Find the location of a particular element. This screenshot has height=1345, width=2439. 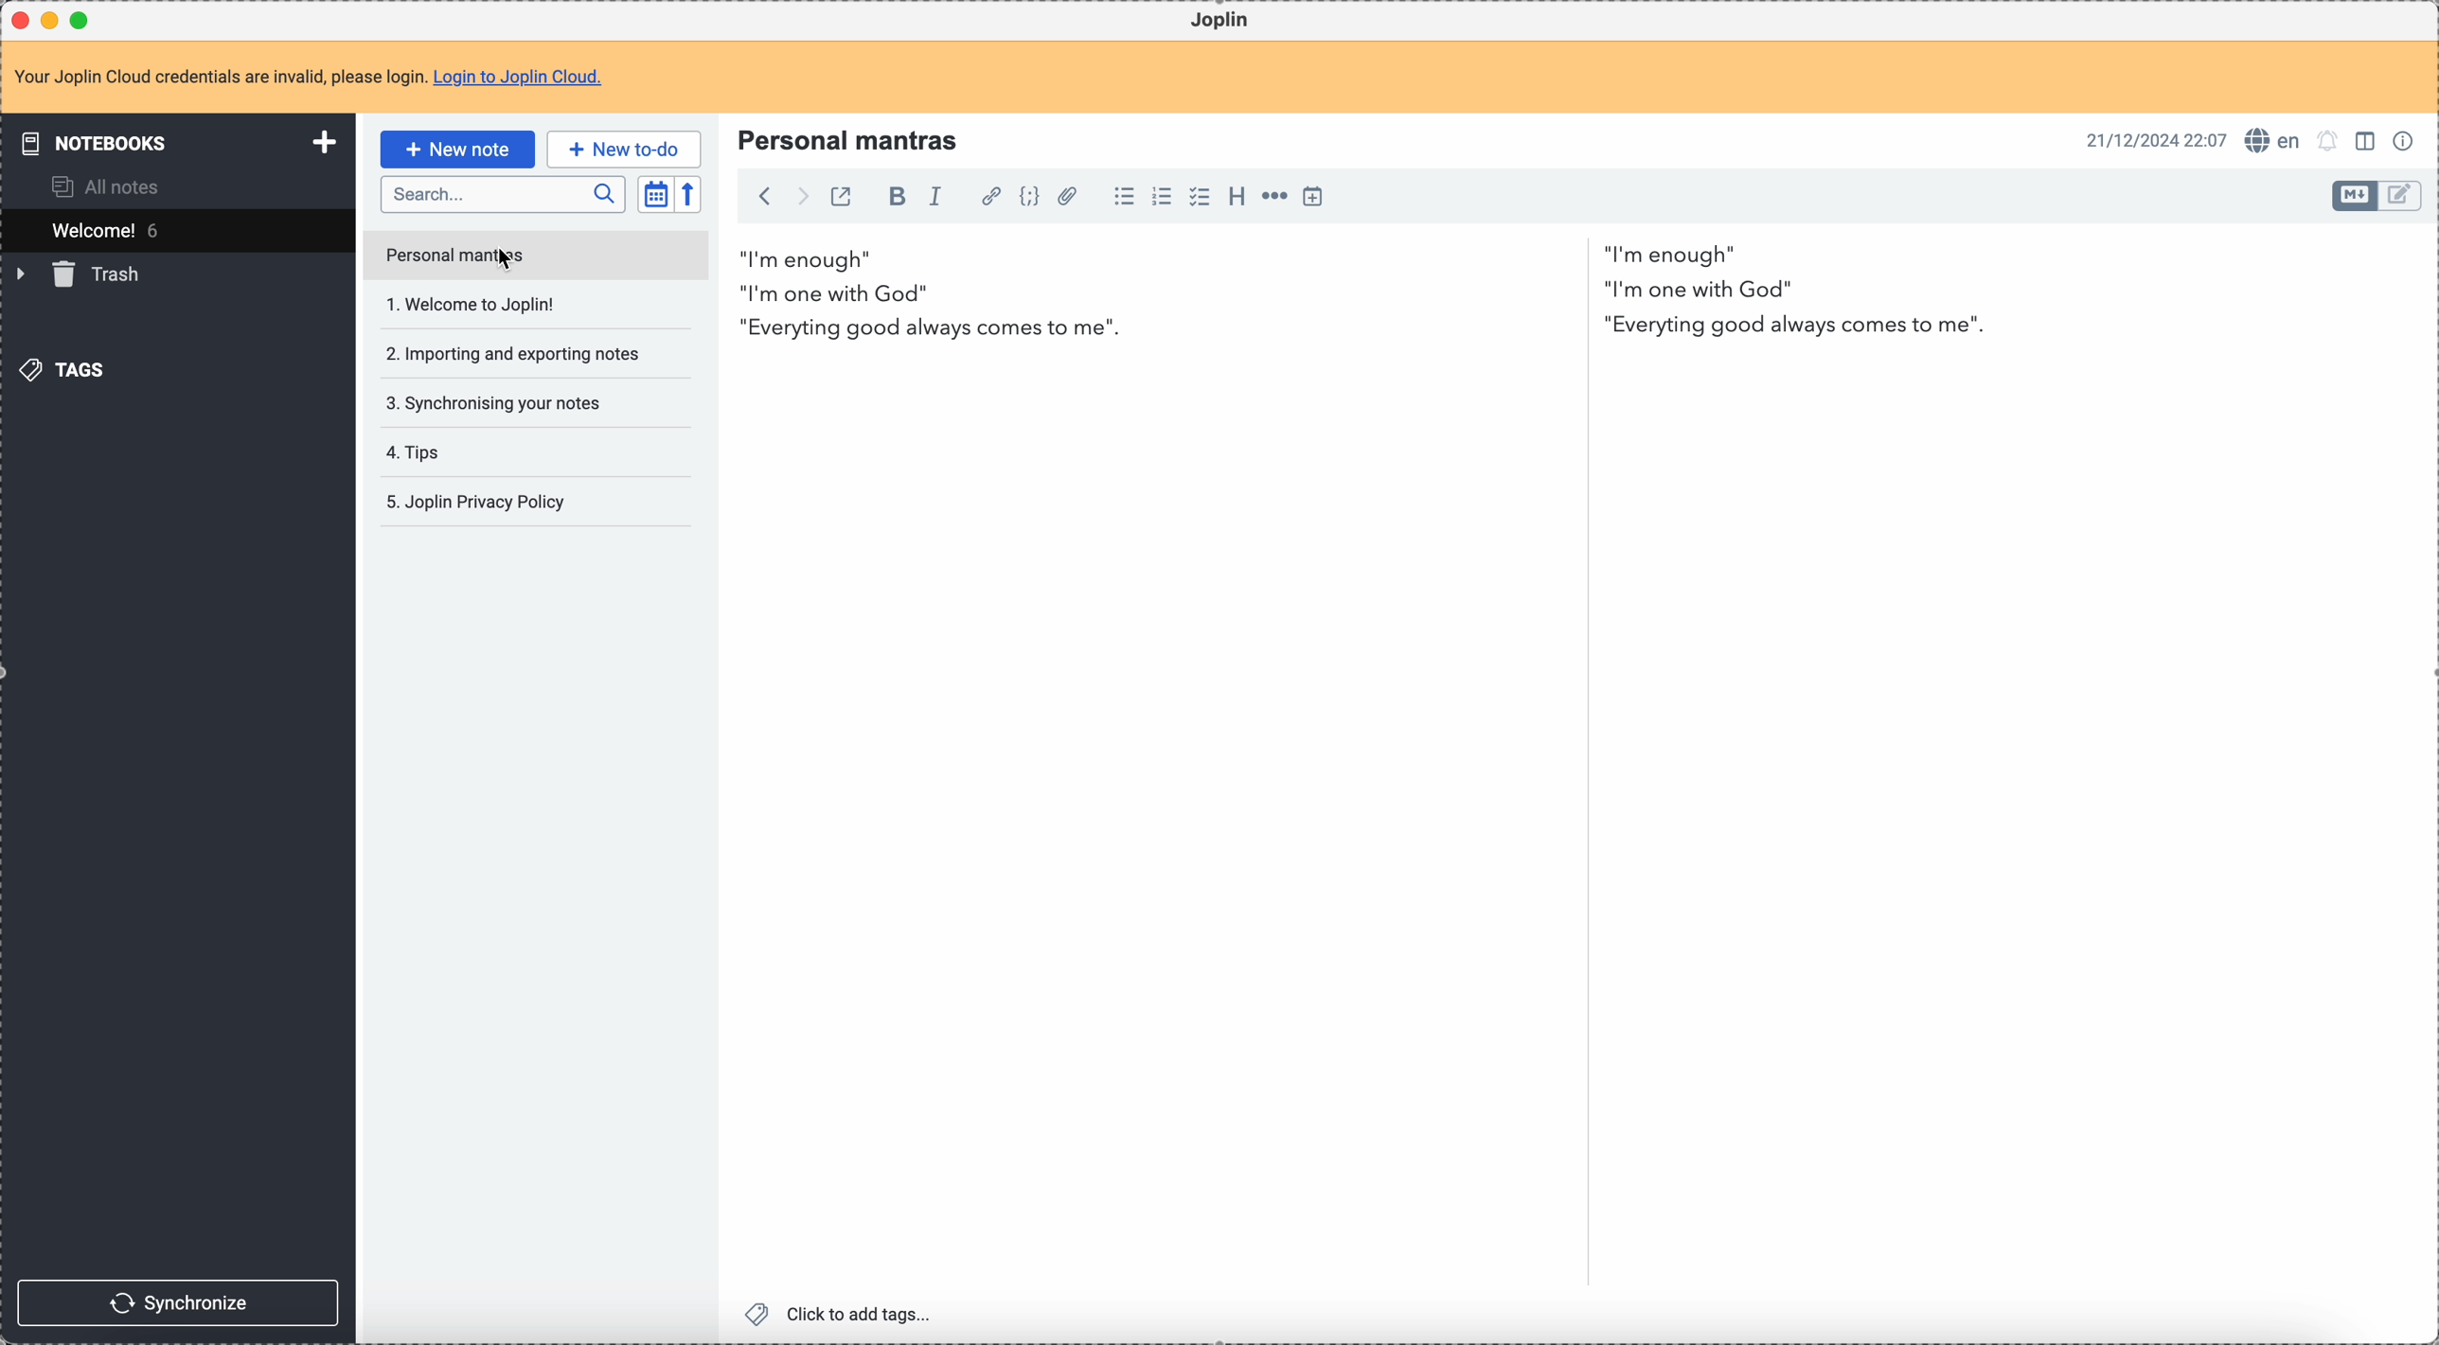

welcome is located at coordinates (177, 230).